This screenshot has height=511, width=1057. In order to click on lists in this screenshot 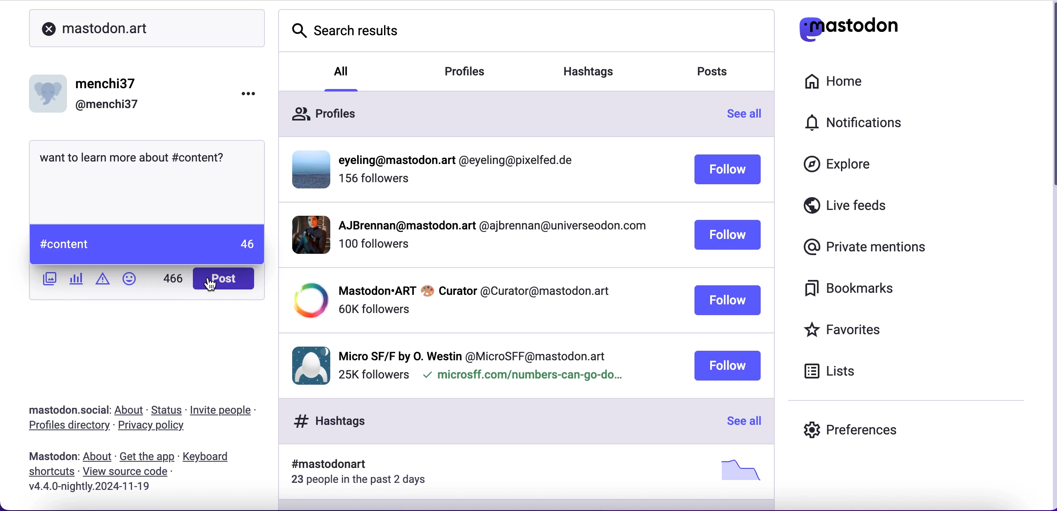, I will do `click(836, 374)`.